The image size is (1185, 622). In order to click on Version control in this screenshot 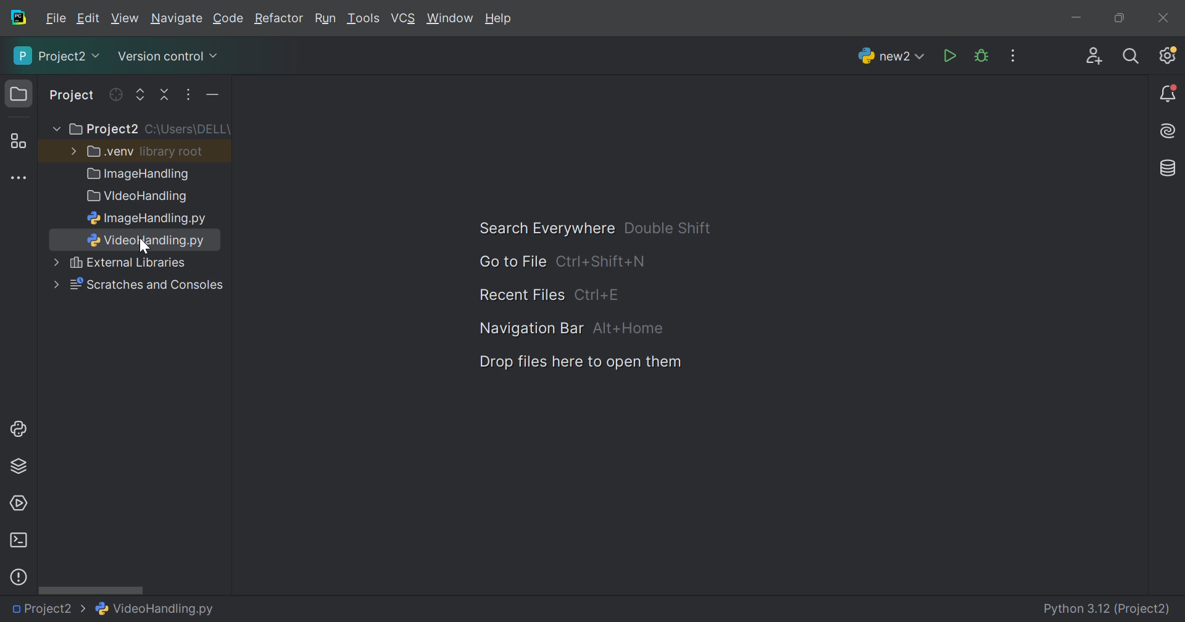, I will do `click(167, 59)`.